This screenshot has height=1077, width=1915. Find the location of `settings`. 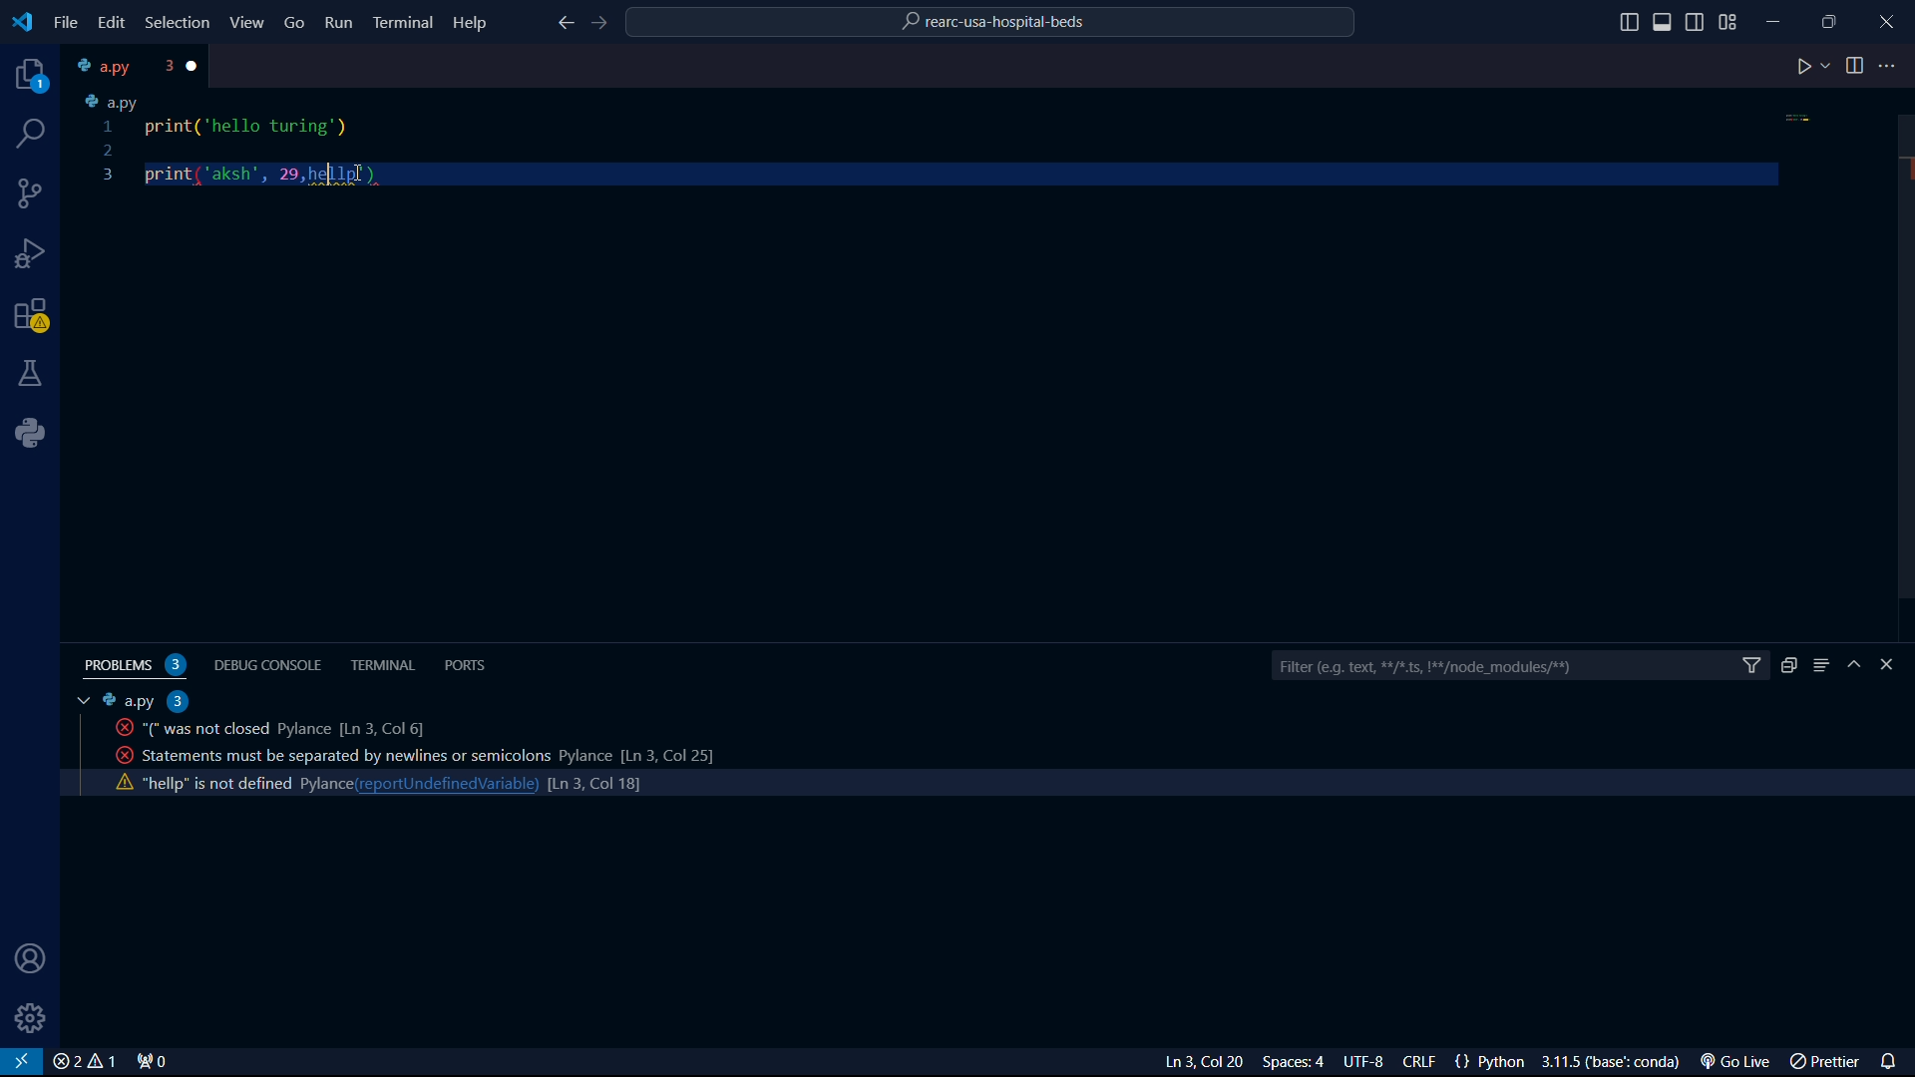

settings is located at coordinates (32, 1018).